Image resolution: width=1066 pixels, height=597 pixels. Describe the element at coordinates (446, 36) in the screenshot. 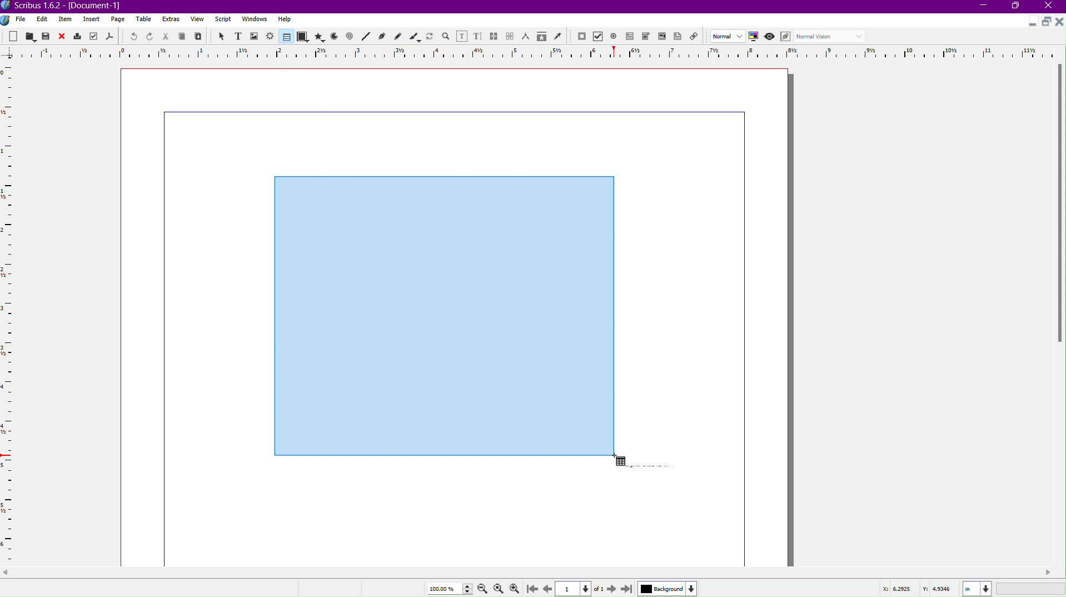

I see `Zoom in or out` at that location.